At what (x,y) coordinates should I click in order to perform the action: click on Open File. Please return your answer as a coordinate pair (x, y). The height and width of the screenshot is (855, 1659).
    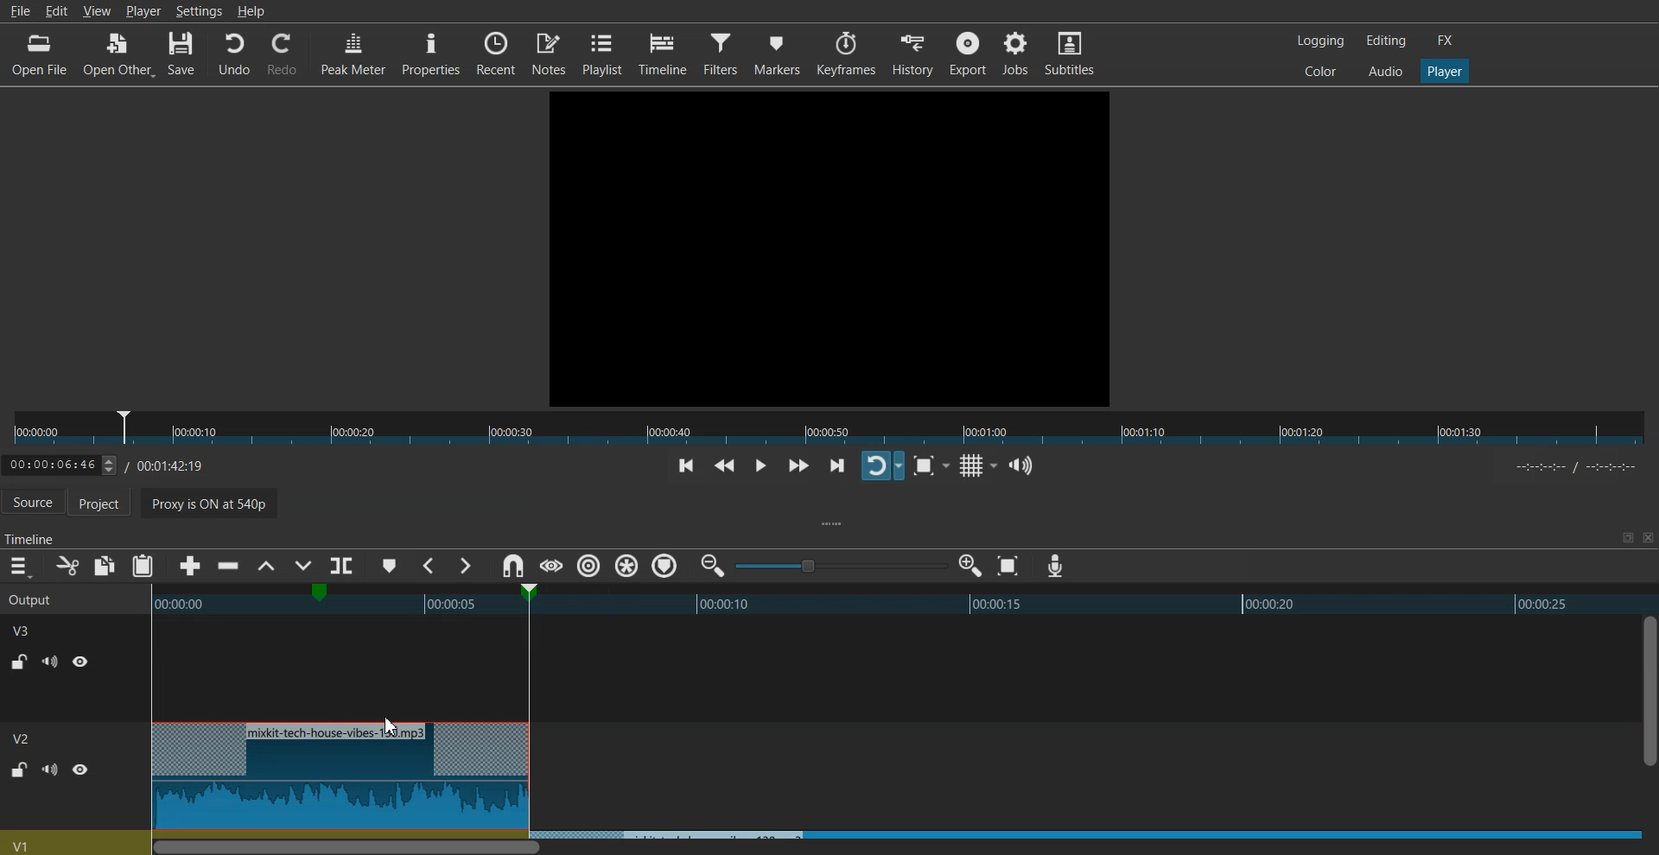
    Looking at the image, I should click on (41, 54).